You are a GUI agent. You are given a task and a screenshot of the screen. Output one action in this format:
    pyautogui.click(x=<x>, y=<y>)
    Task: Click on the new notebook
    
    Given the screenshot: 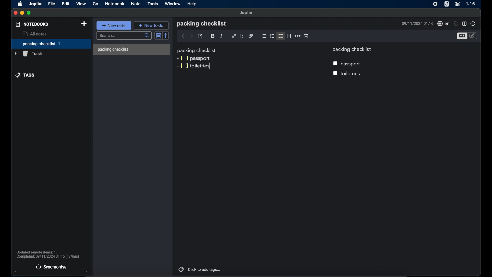 What is the action you would take?
    pyautogui.click(x=84, y=24)
    